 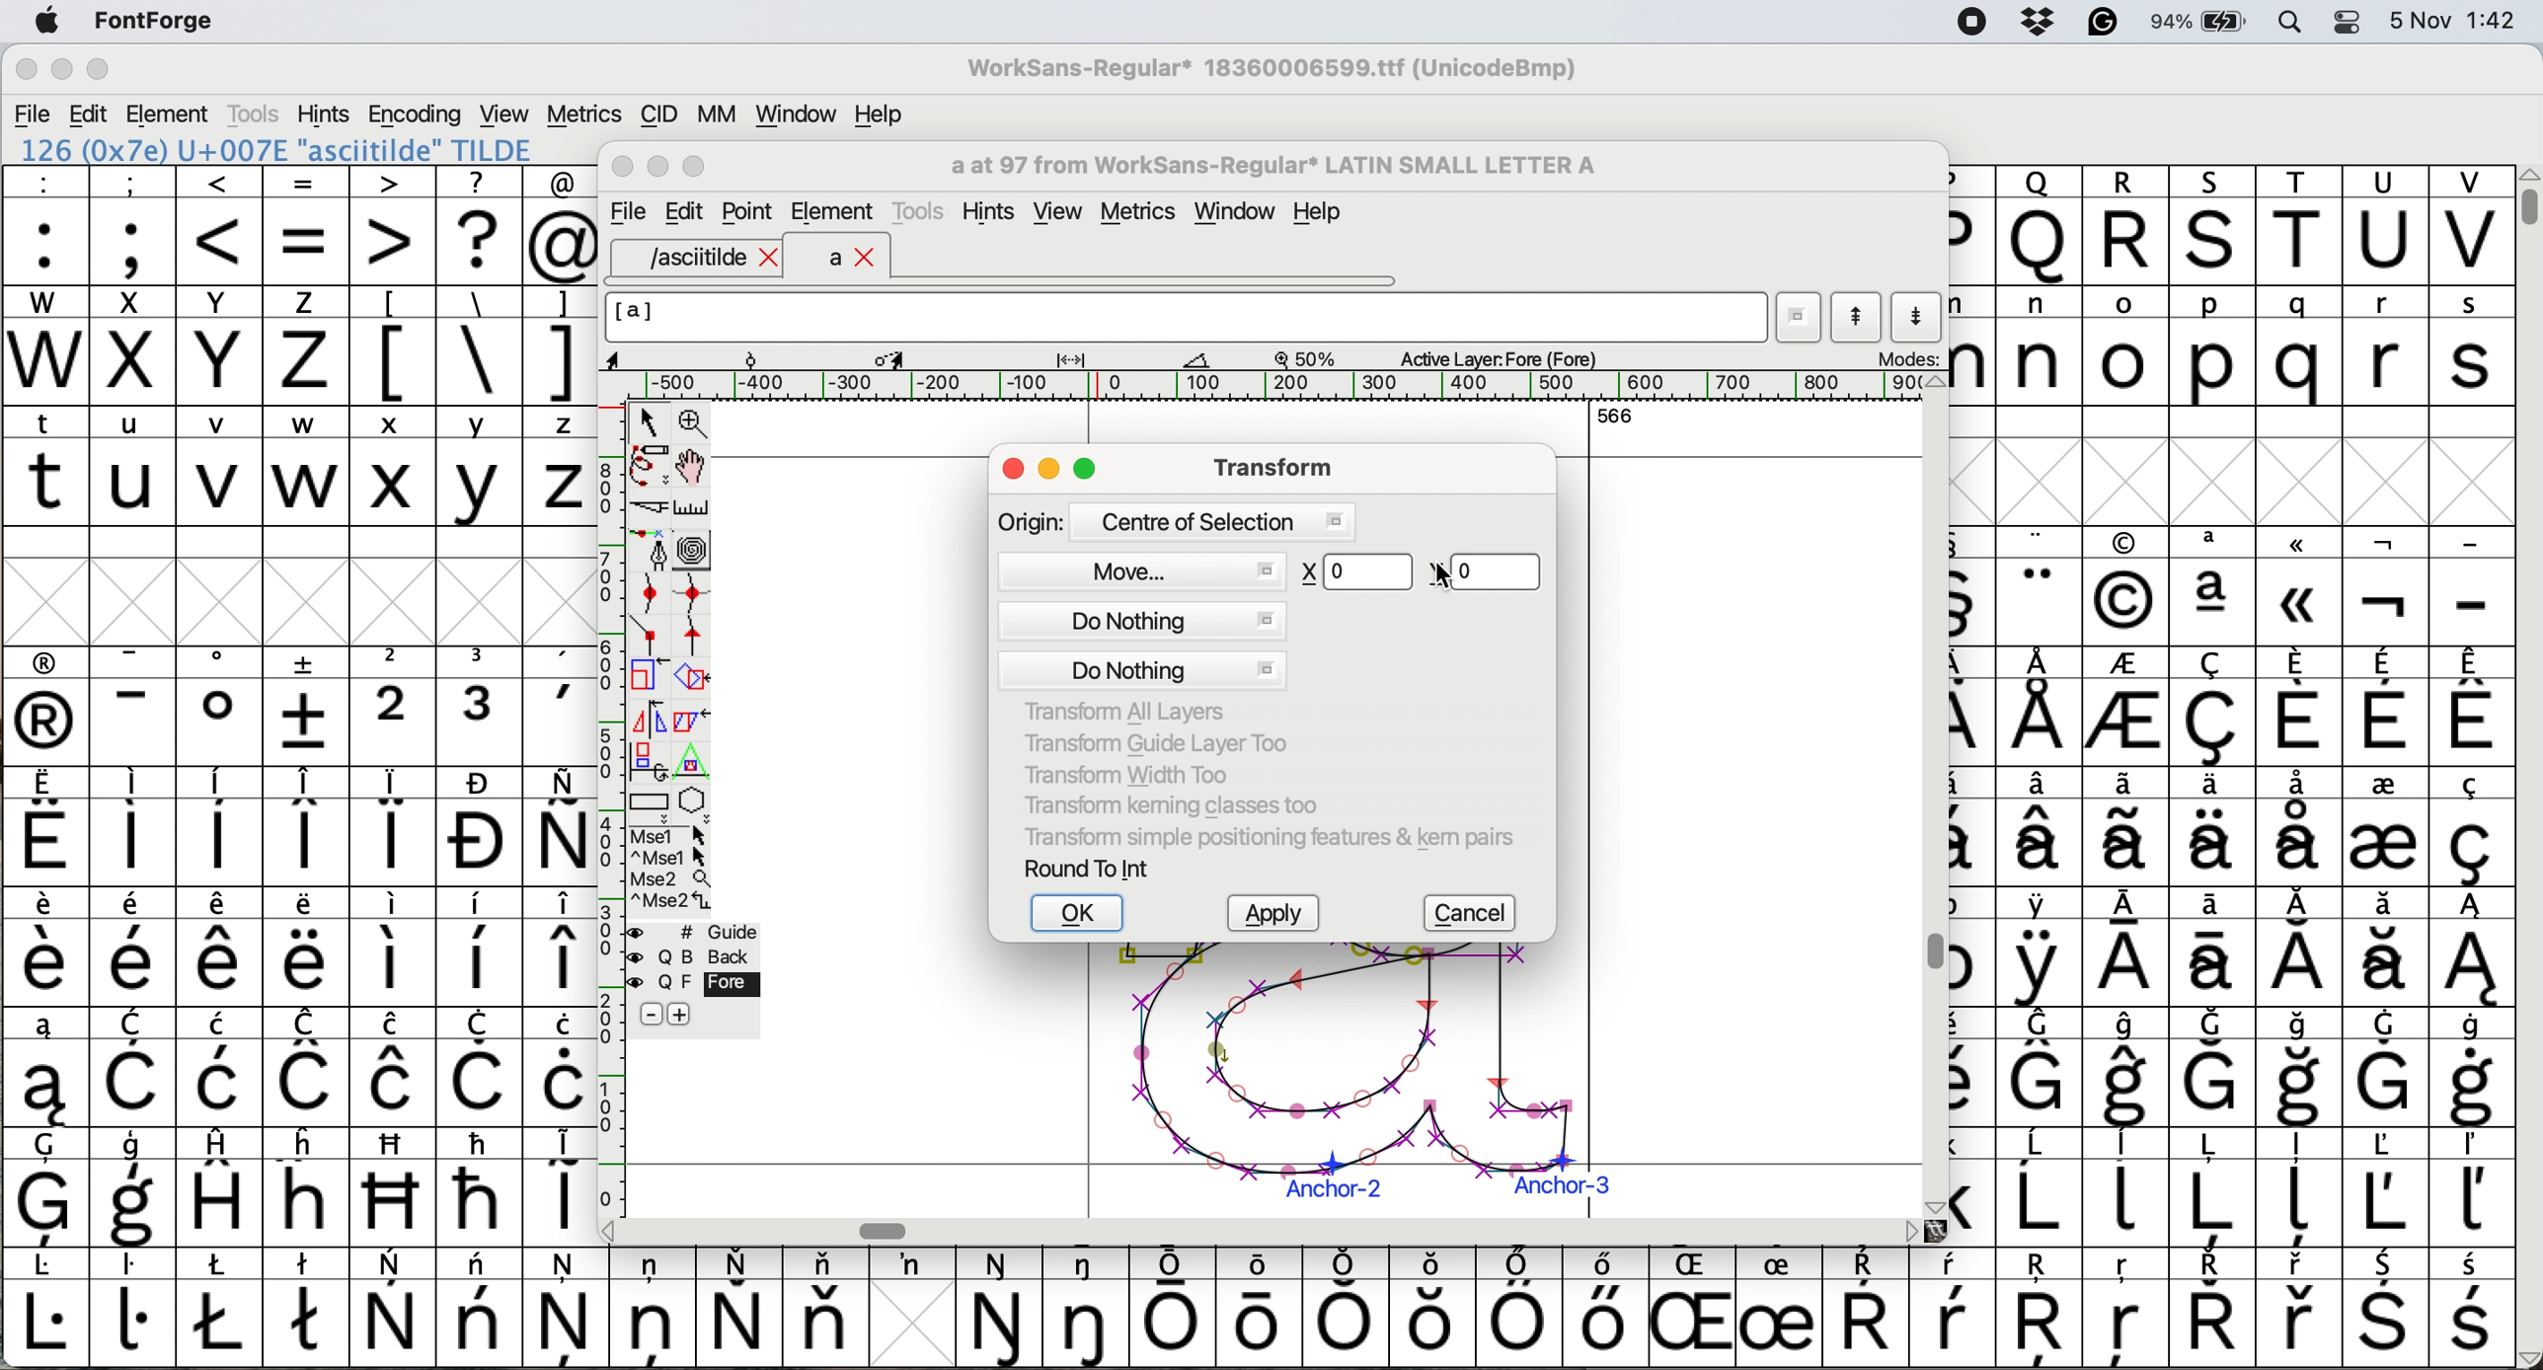 What do you see at coordinates (2304, 1189) in the screenshot?
I see `symbol` at bounding box center [2304, 1189].